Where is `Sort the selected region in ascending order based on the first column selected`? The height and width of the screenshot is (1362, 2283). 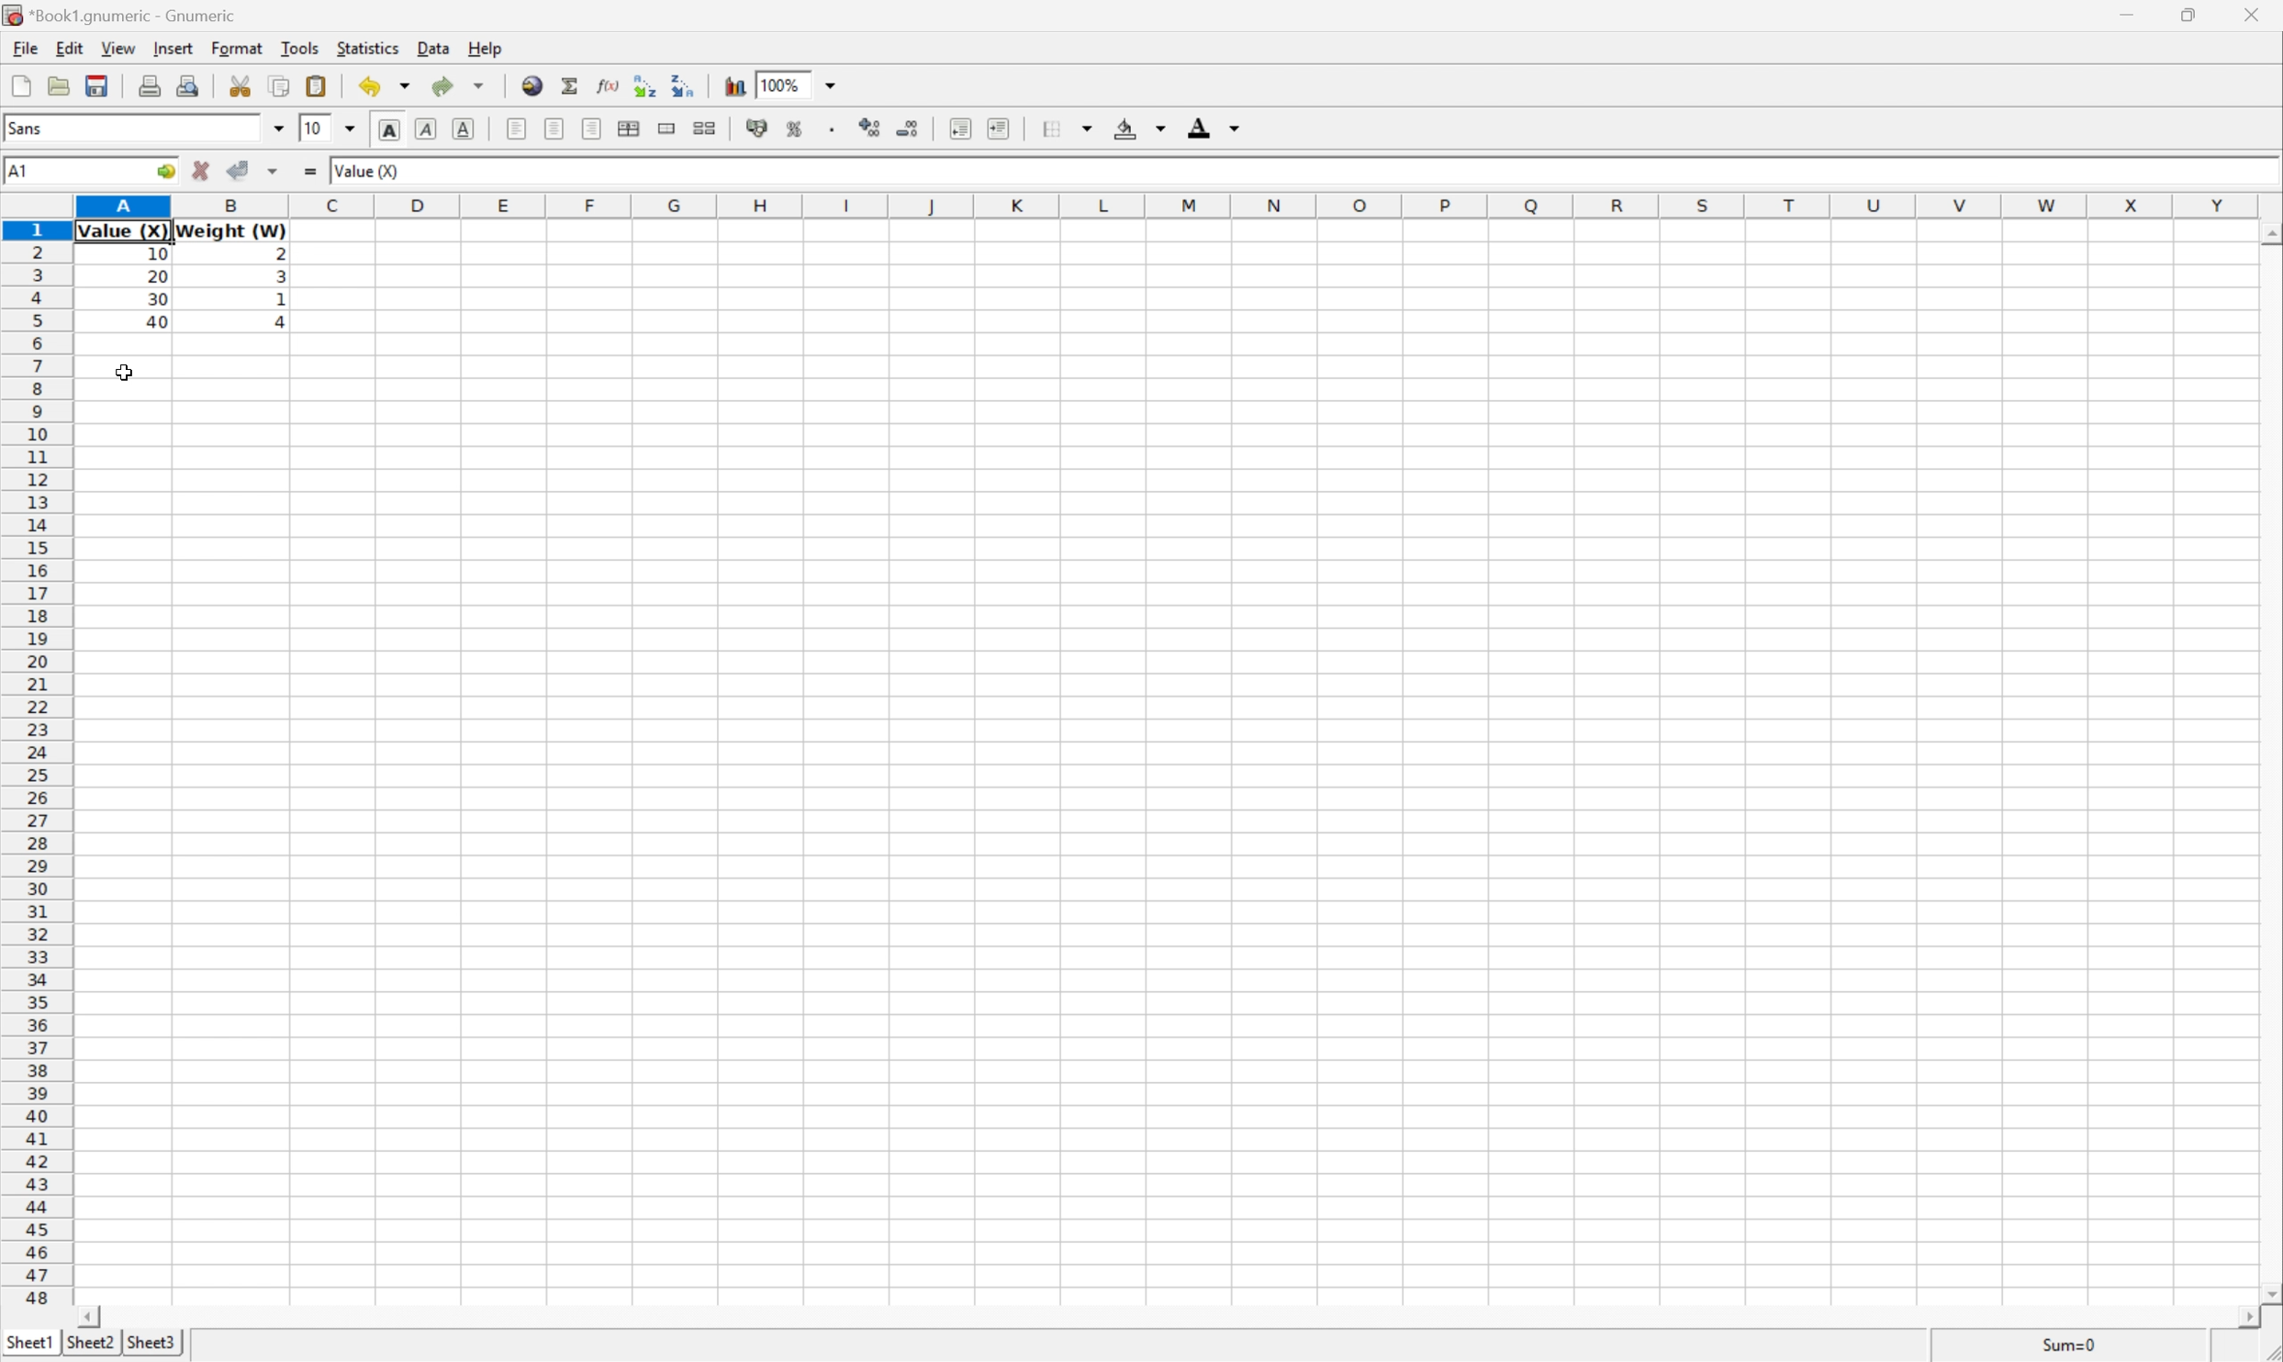 Sort the selected region in ascending order based on the first column selected is located at coordinates (643, 84).